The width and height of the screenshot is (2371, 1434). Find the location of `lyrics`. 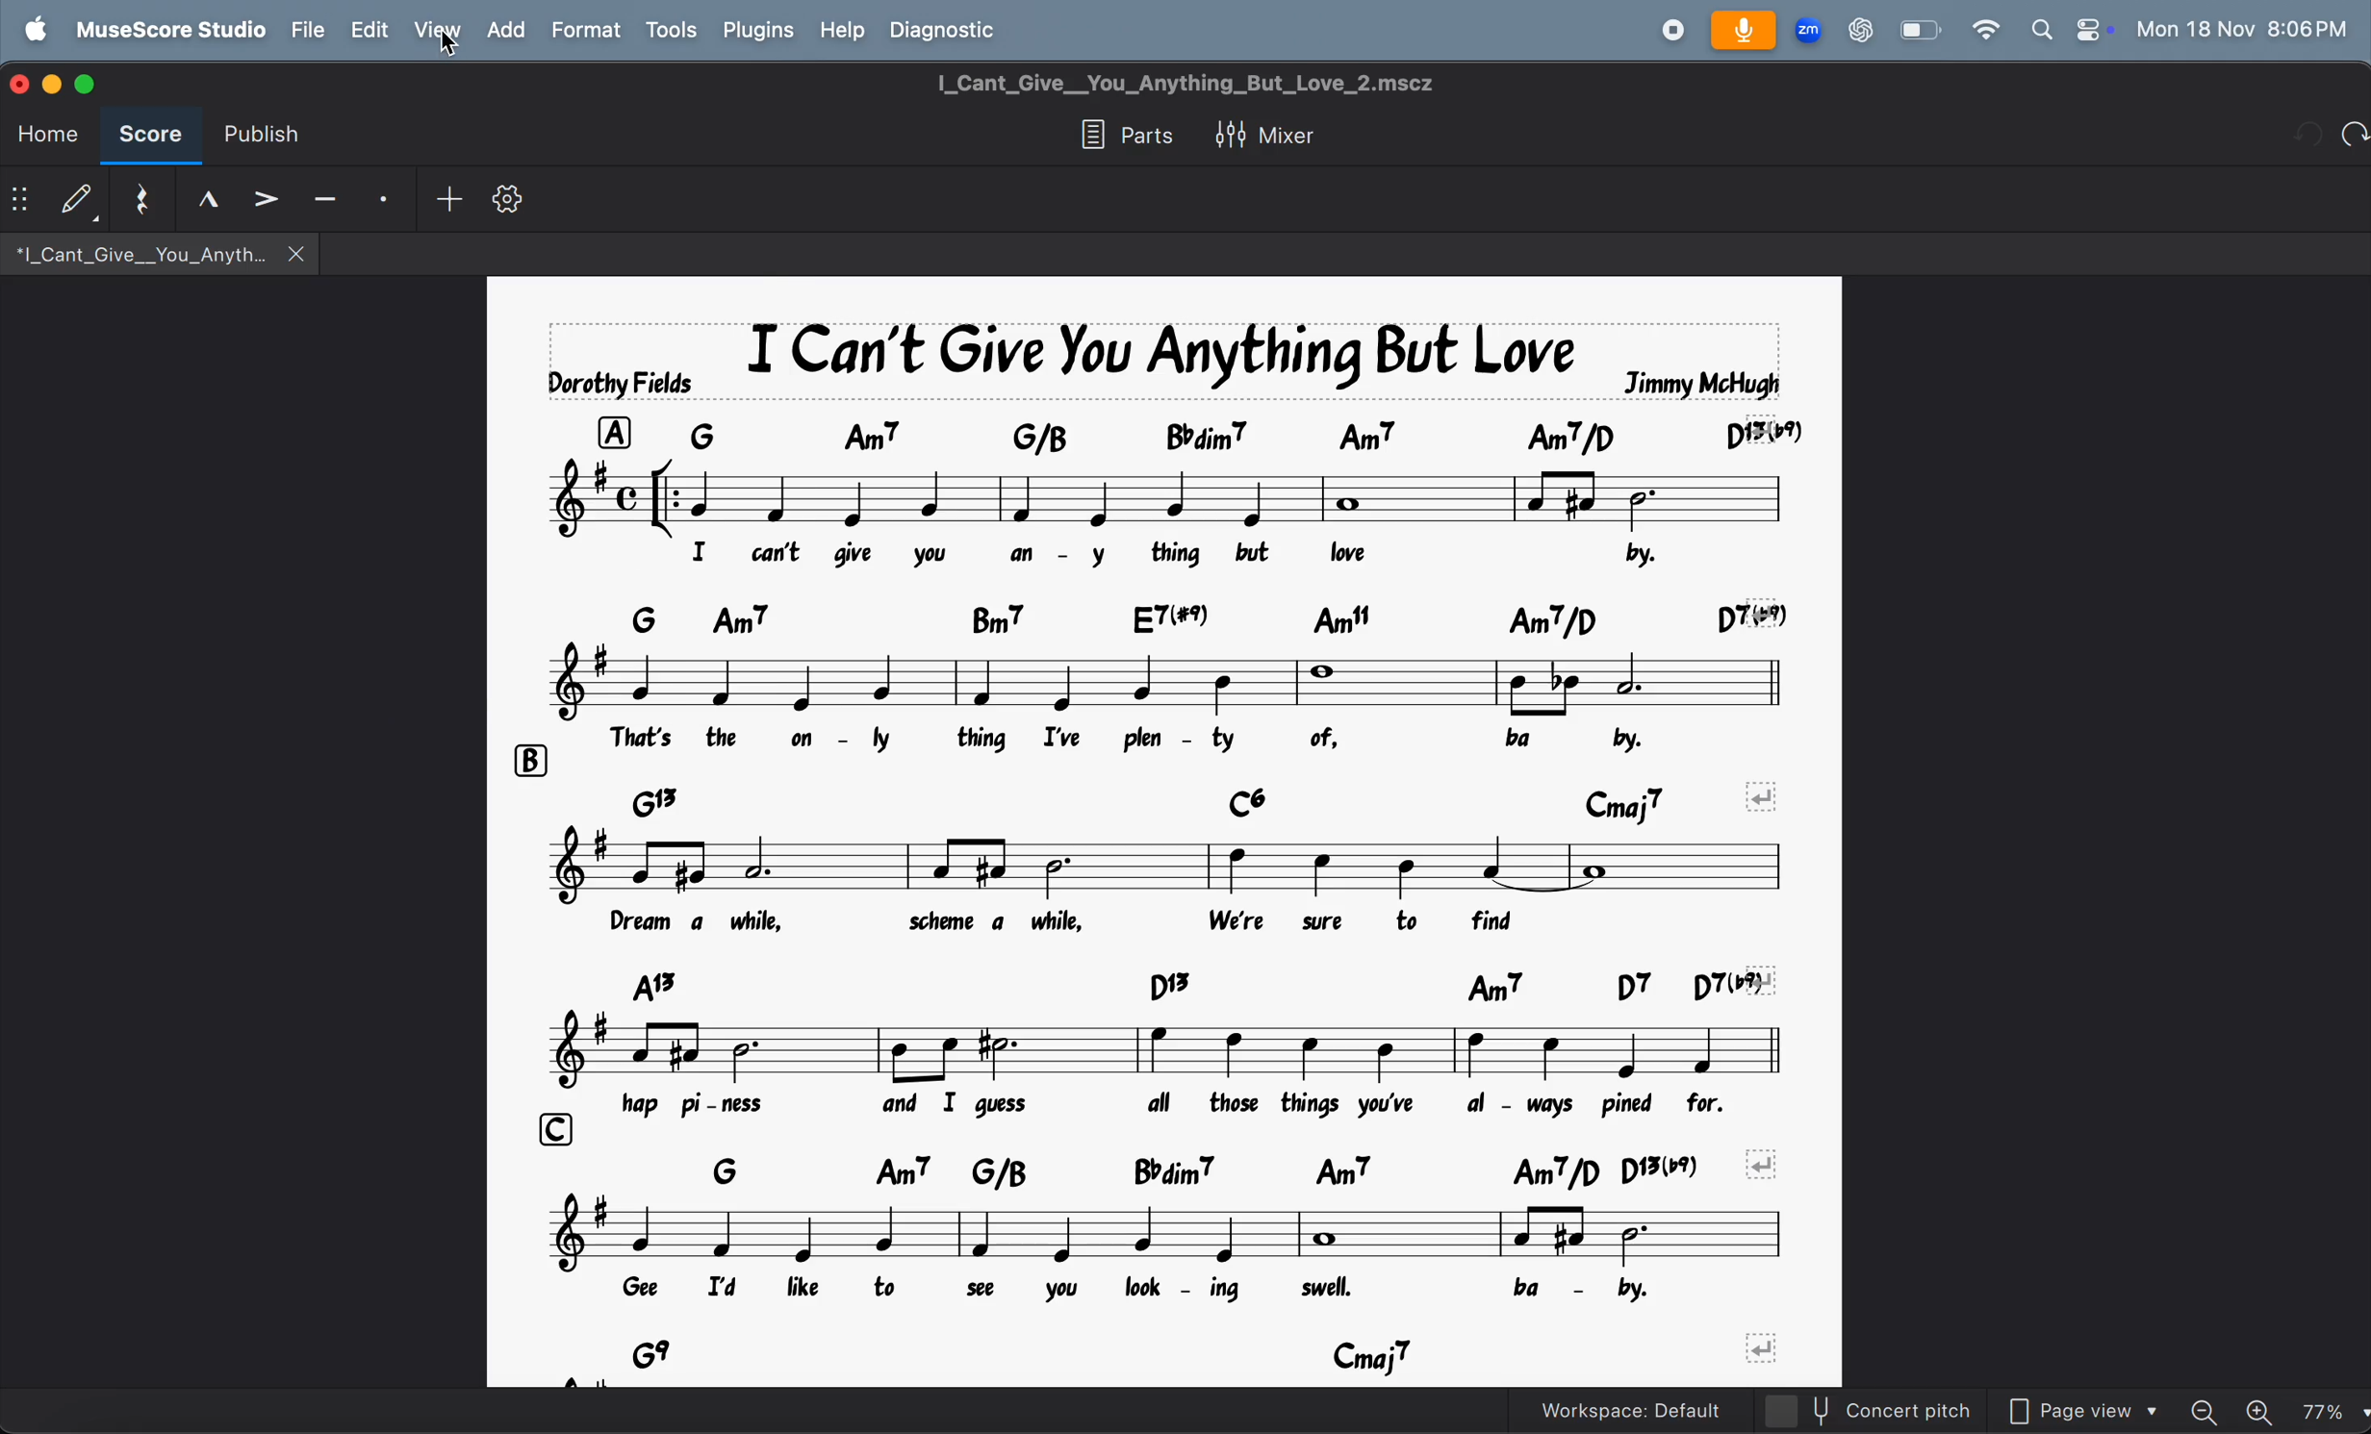

lyrics is located at coordinates (1179, 741).